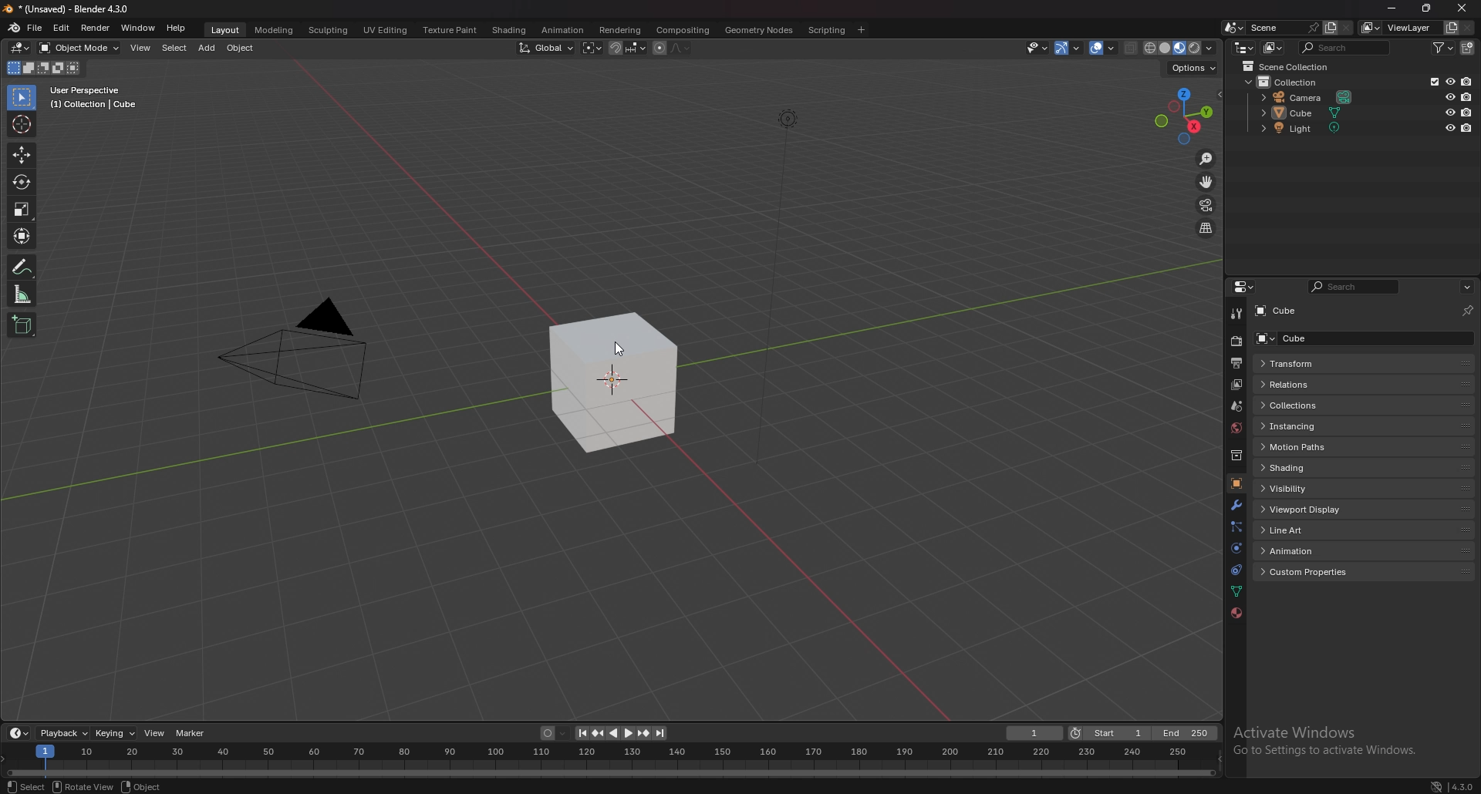 The width and height of the screenshot is (1481, 794). Describe the element at coordinates (684, 30) in the screenshot. I see `compositing` at that location.